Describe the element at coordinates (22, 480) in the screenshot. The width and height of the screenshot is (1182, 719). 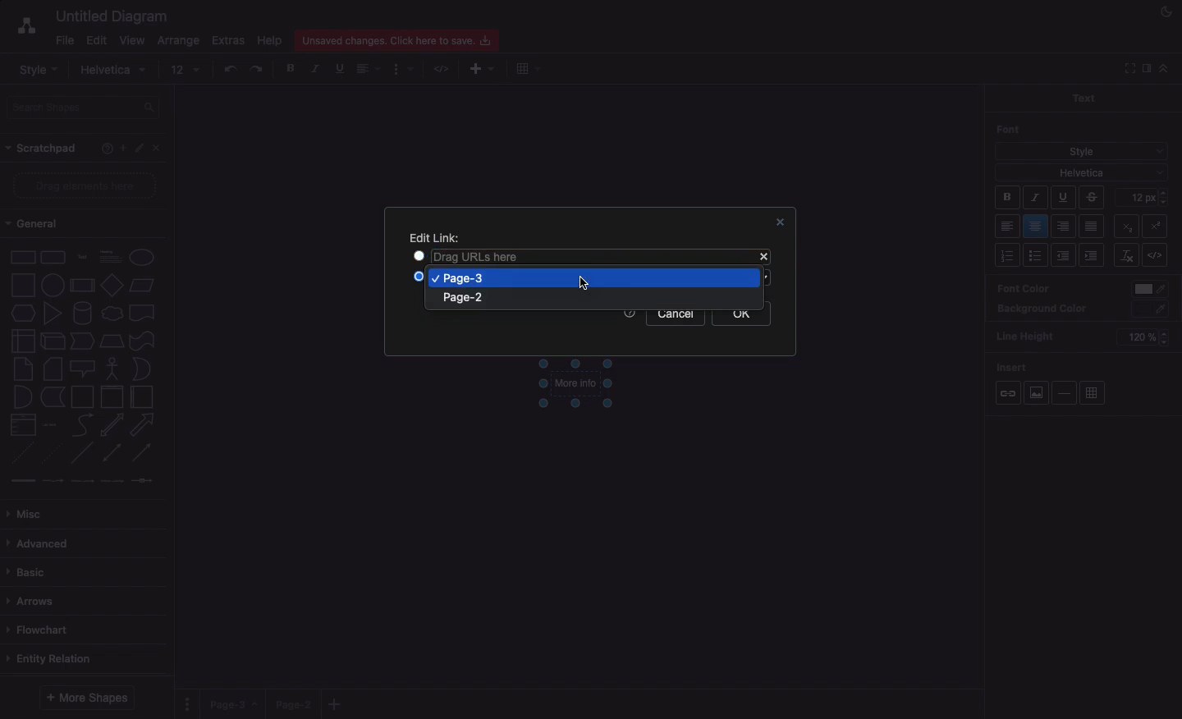
I see `link` at that location.